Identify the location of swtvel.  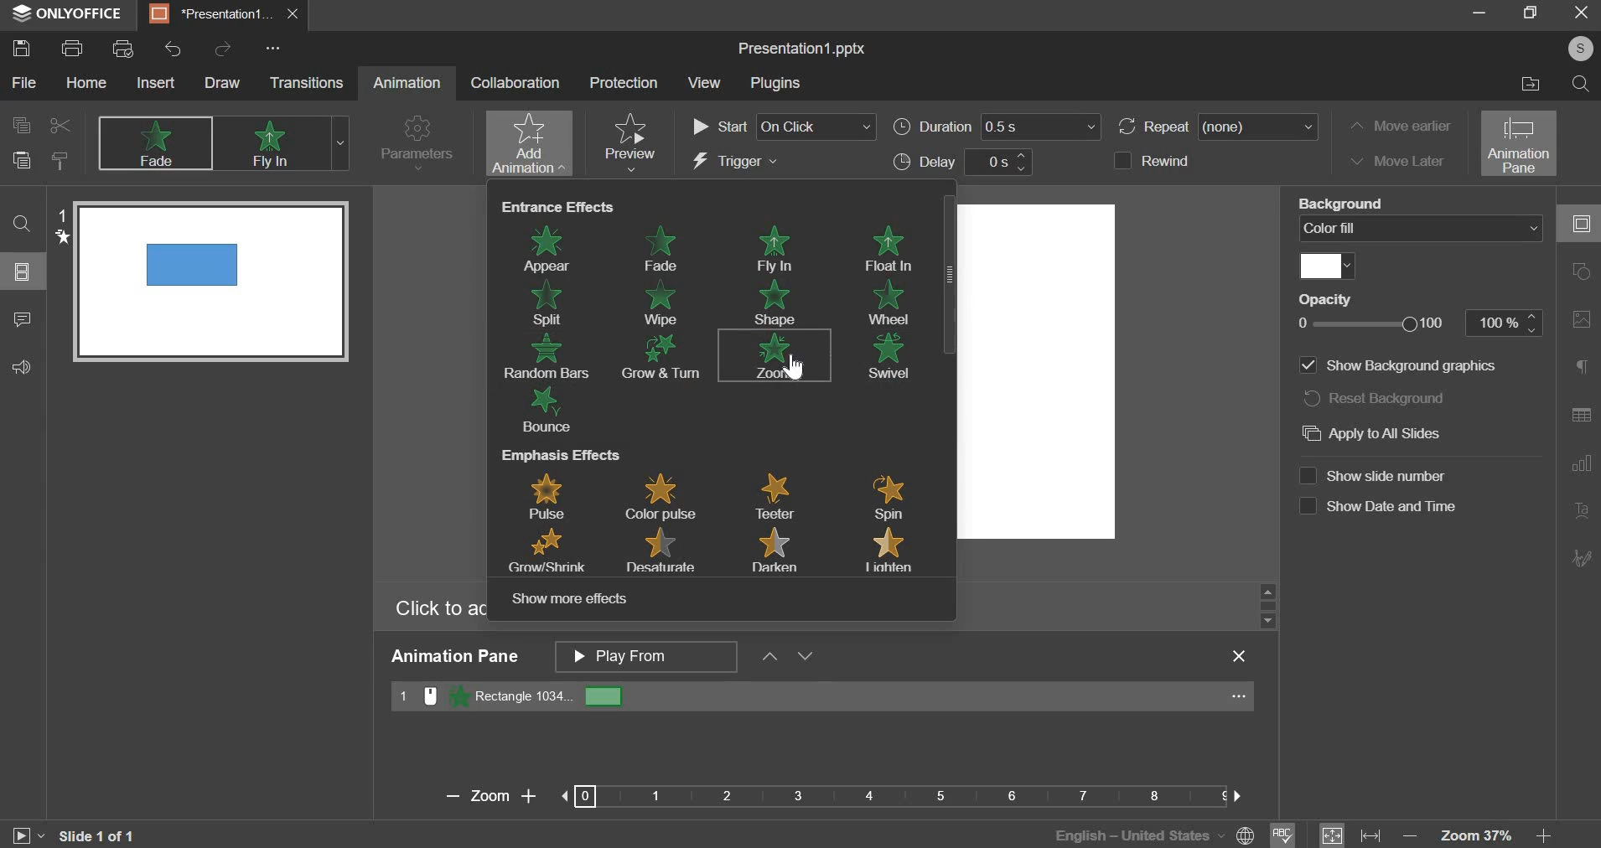
(883, 354).